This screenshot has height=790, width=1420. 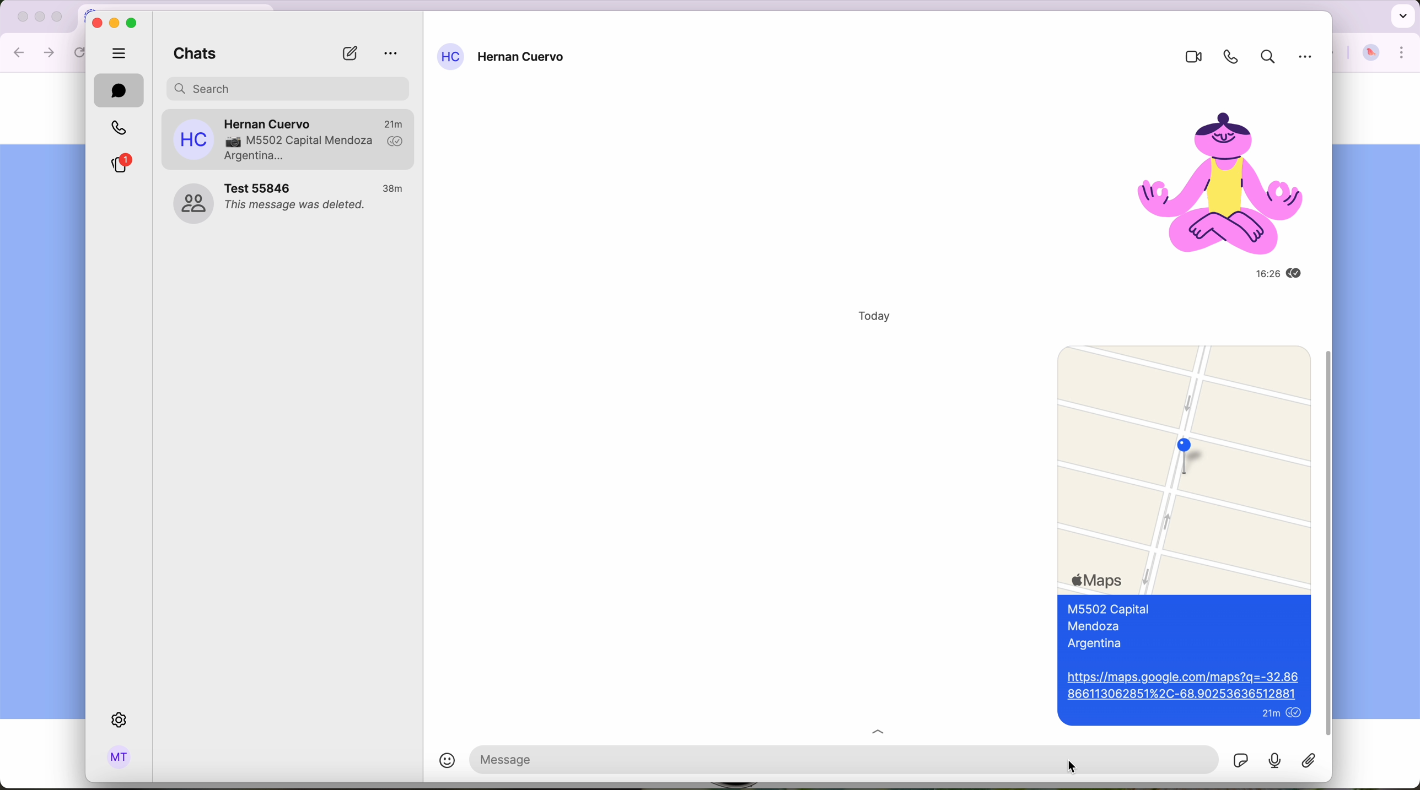 What do you see at coordinates (120, 52) in the screenshot?
I see `hide tabs` at bounding box center [120, 52].